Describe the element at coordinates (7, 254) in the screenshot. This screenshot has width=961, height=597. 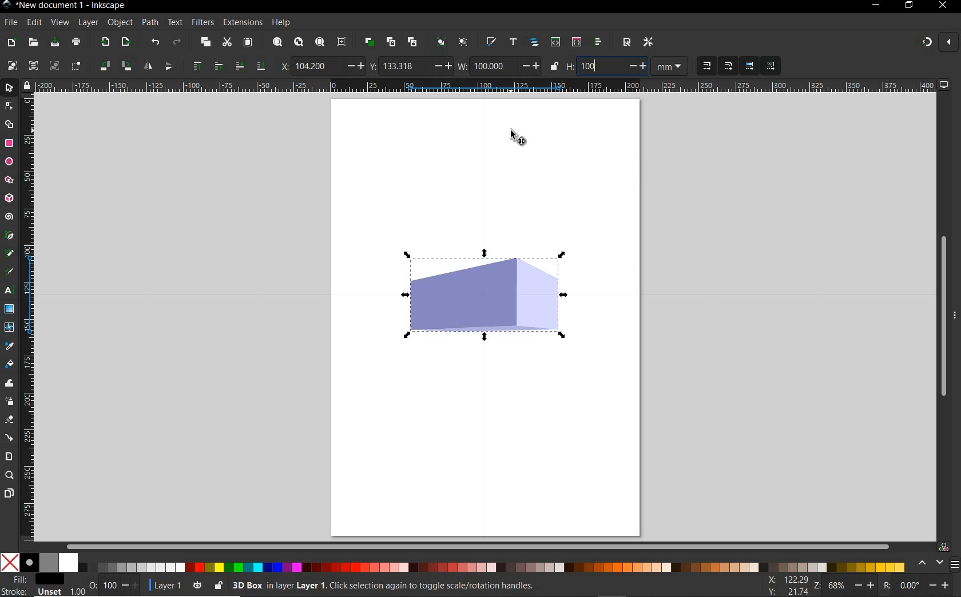
I see `pencil tool` at that location.